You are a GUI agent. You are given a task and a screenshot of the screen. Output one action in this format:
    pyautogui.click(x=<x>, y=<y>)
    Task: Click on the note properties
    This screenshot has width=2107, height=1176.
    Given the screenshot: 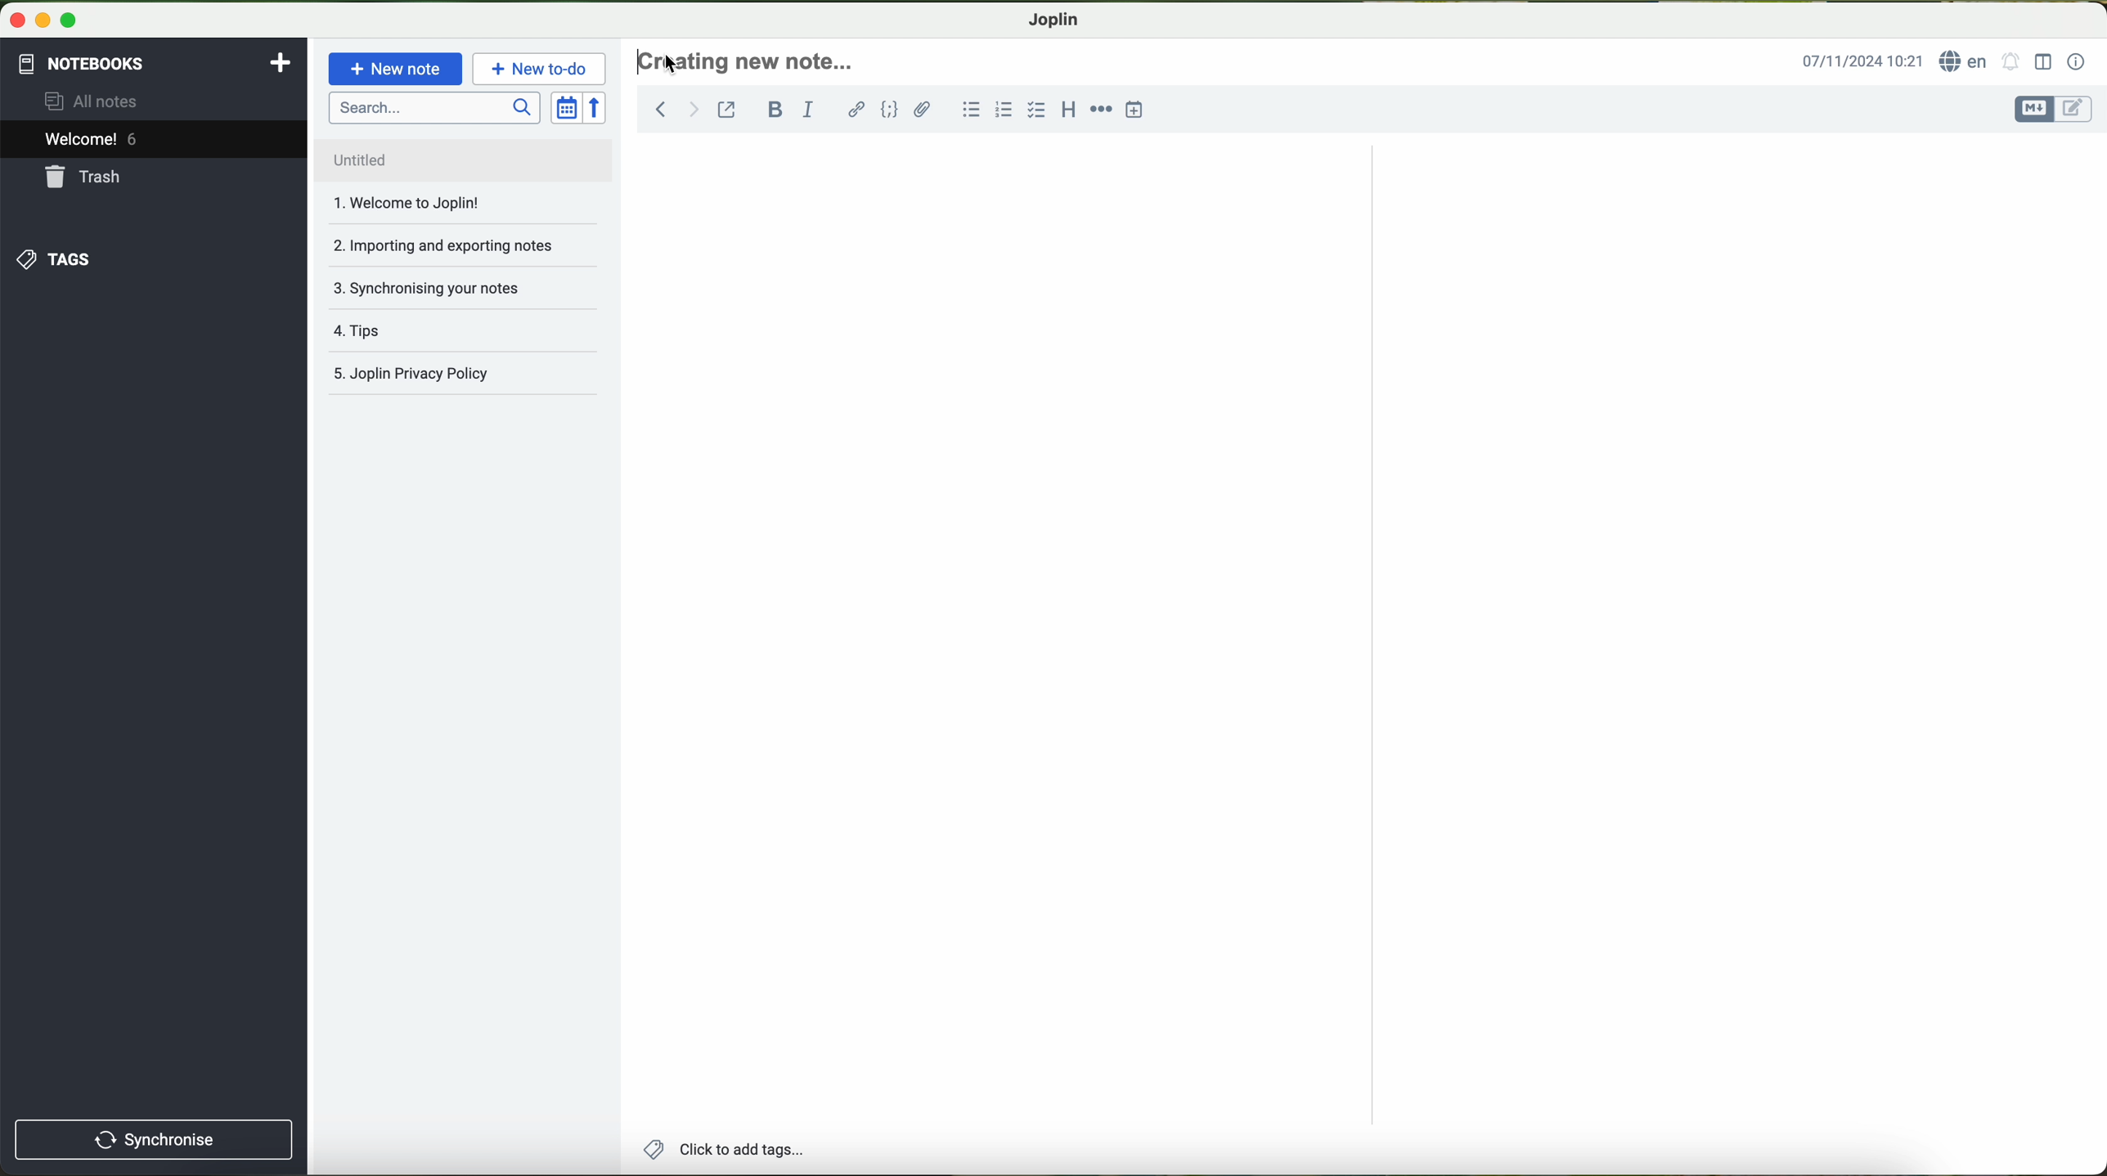 What is the action you would take?
    pyautogui.click(x=2078, y=63)
    